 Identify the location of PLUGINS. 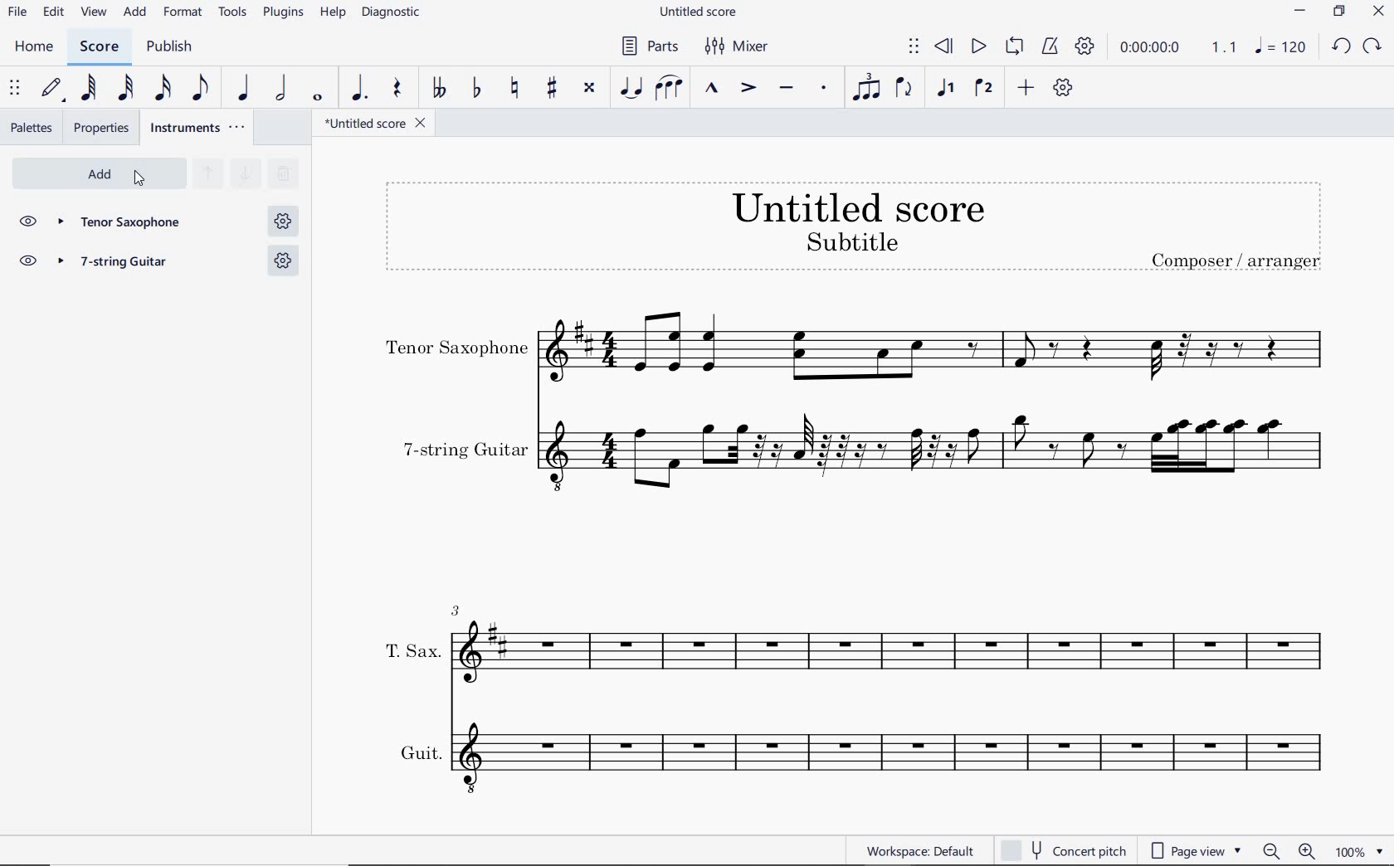
(283, 13).